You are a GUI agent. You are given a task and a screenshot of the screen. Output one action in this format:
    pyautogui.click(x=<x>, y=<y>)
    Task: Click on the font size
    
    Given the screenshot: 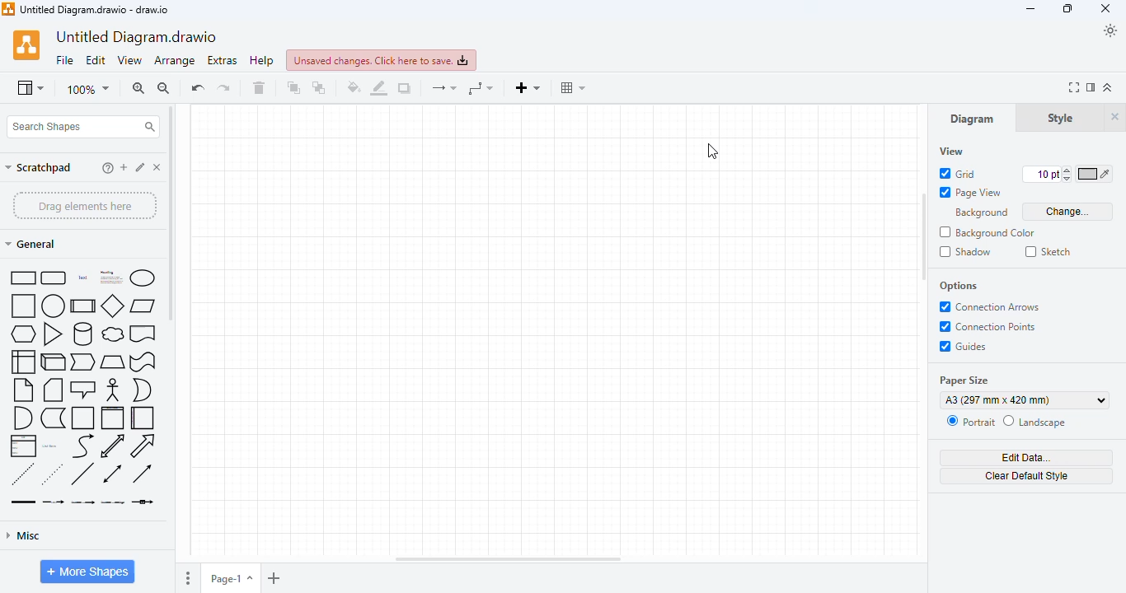 What is the action you would take?
    pyautogui.click(x=1047, y=174)
    